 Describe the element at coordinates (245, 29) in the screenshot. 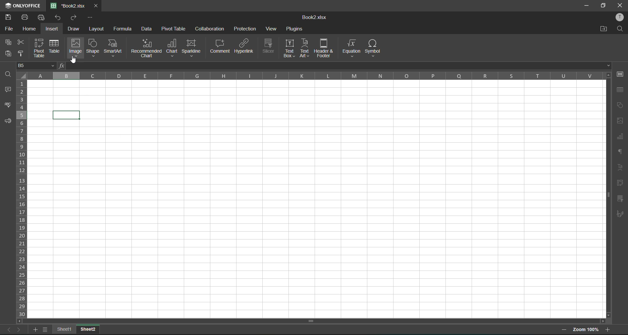

I see `protection` at that location.